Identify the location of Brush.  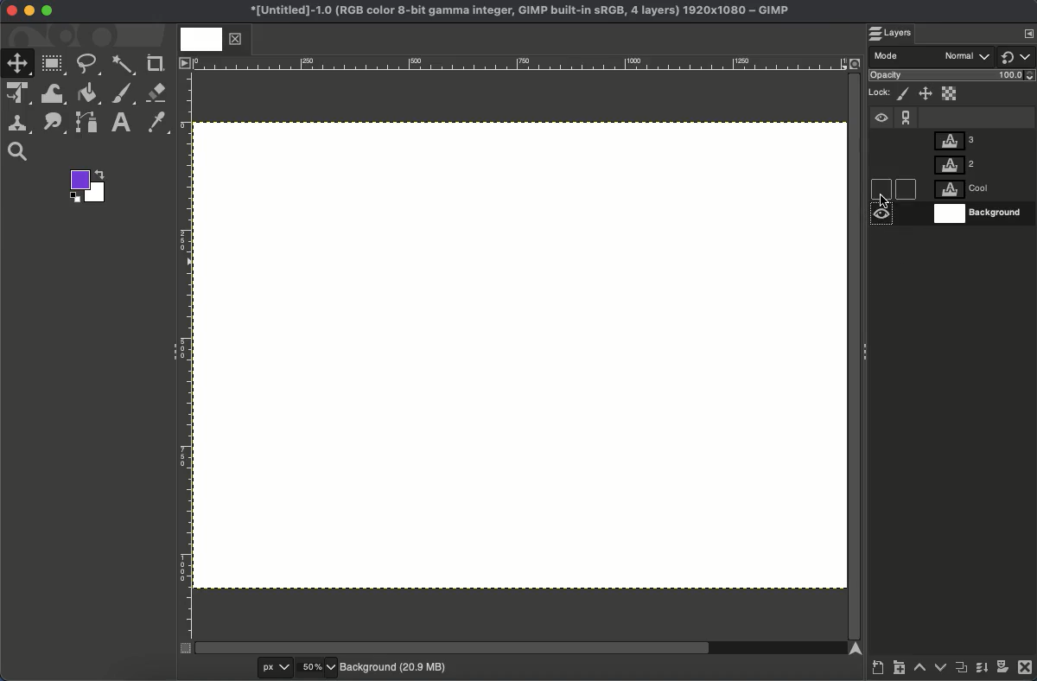
(124, 94).